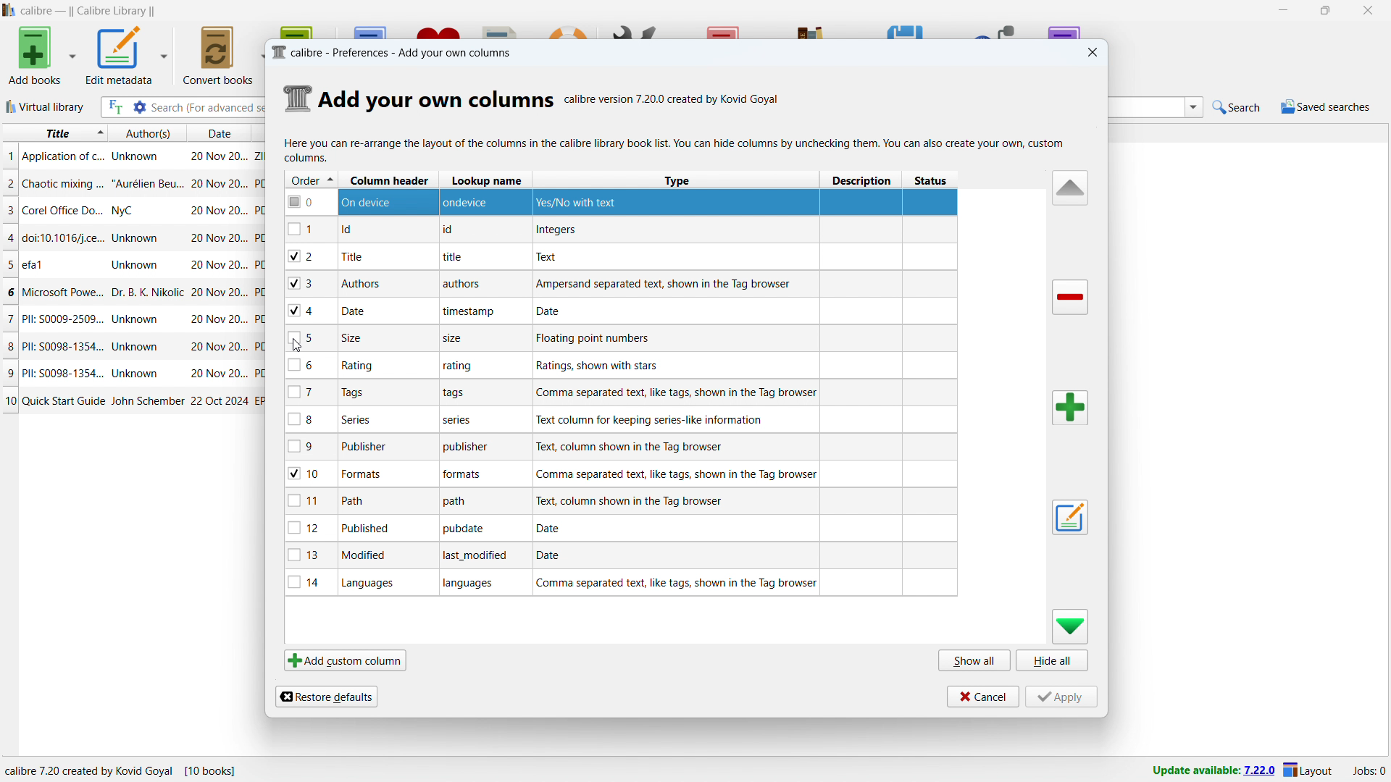 This screenshot has width=1391, height=782. Describe the element at coordinates (344, 661) in the screenshot. I see `add custom column` at that location.